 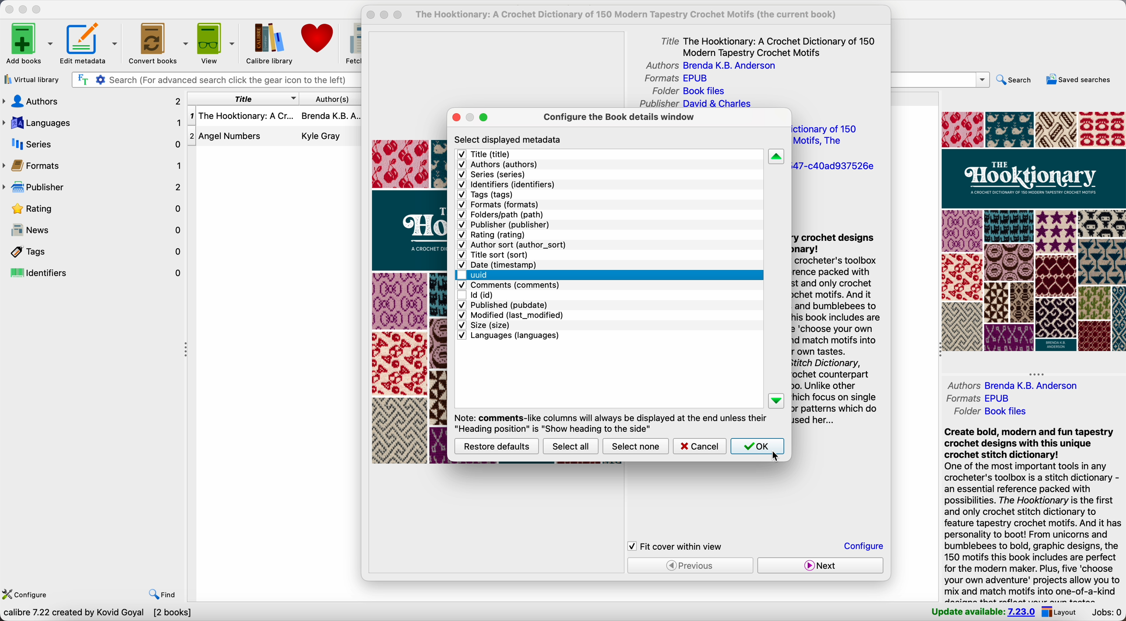 What do you see at coordinates (268, 42) in the screenshot?
I see `Calibre library` at bounding box center [268, 42].